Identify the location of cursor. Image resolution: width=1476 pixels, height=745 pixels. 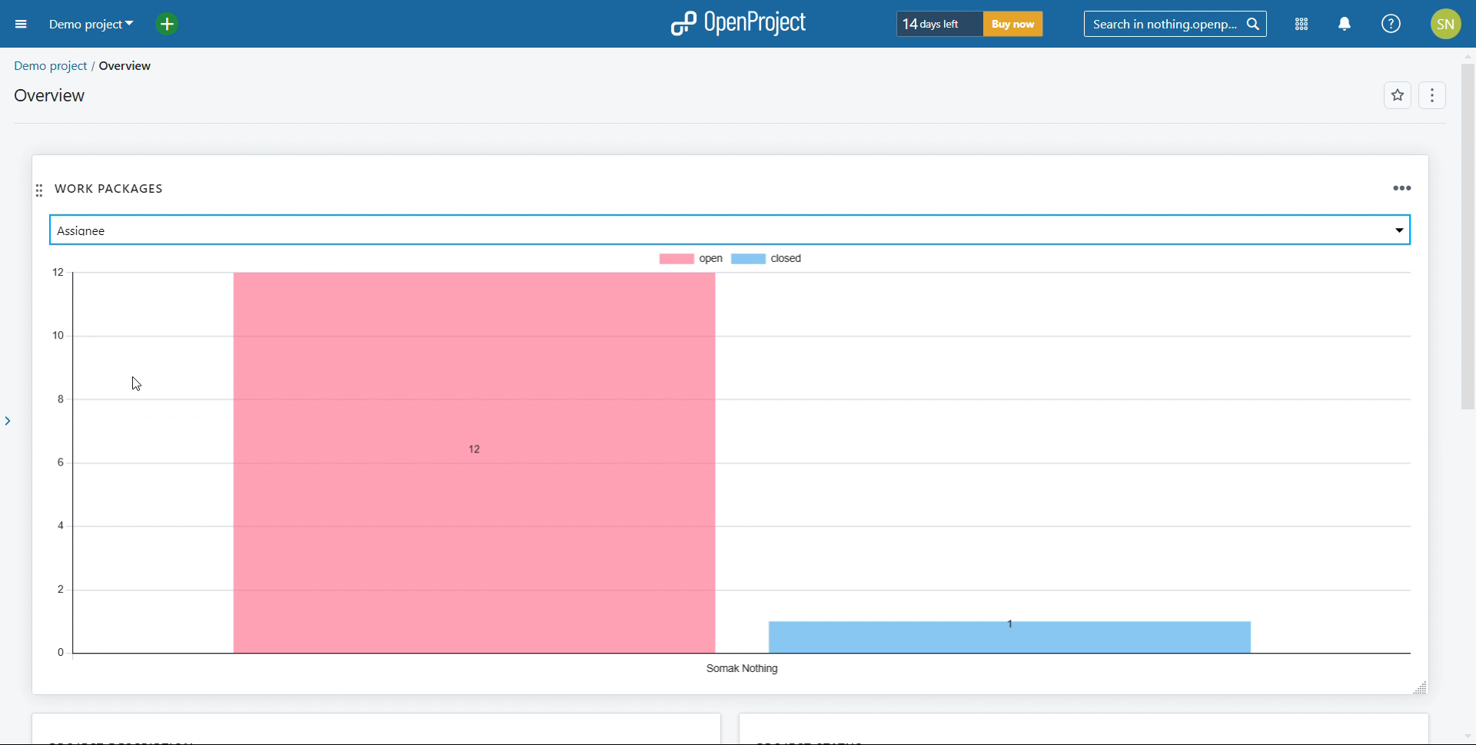
(135, 380).